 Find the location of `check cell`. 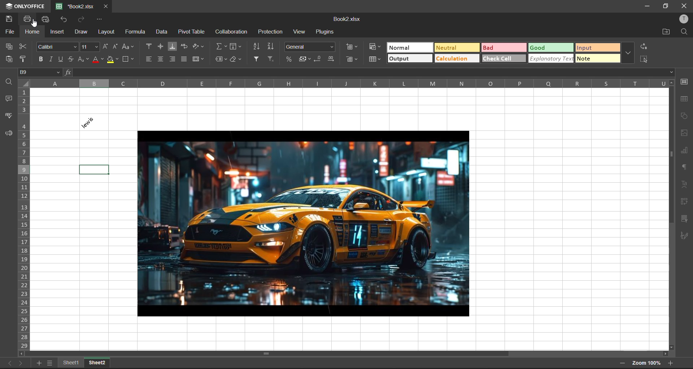

check cell is located at coordinates (504, 57).